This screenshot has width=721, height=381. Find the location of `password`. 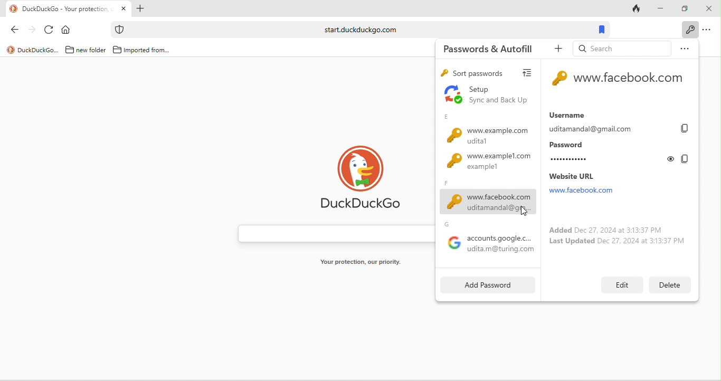

password is located at coordinates (604, 153).